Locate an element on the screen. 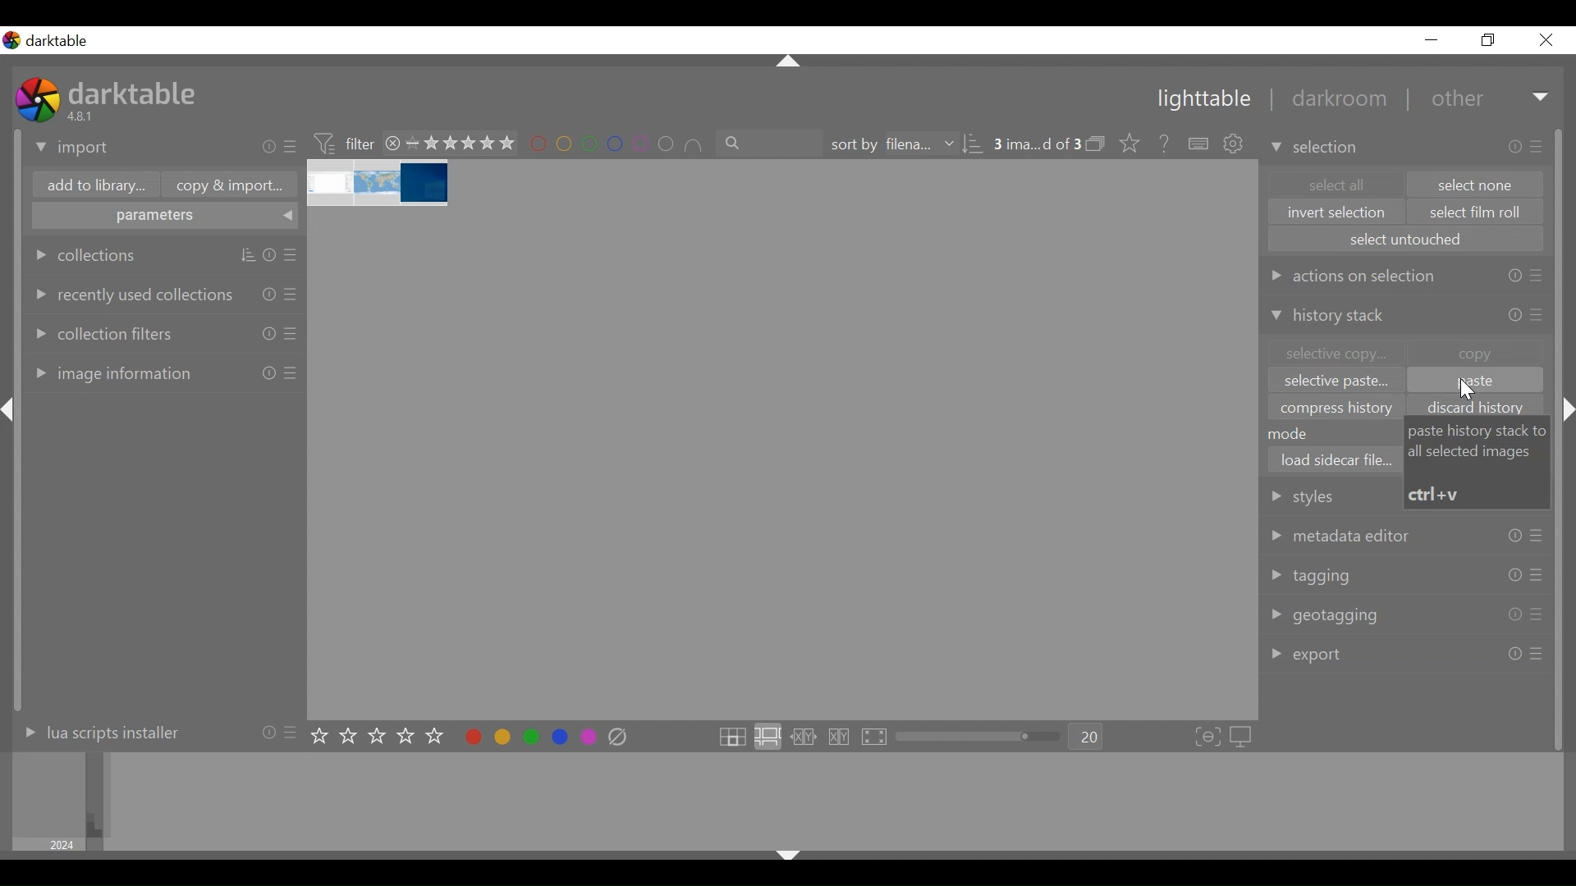 The width and height of the screenshot is (1576, 886). copy & import is located at coordinates (225, 185).